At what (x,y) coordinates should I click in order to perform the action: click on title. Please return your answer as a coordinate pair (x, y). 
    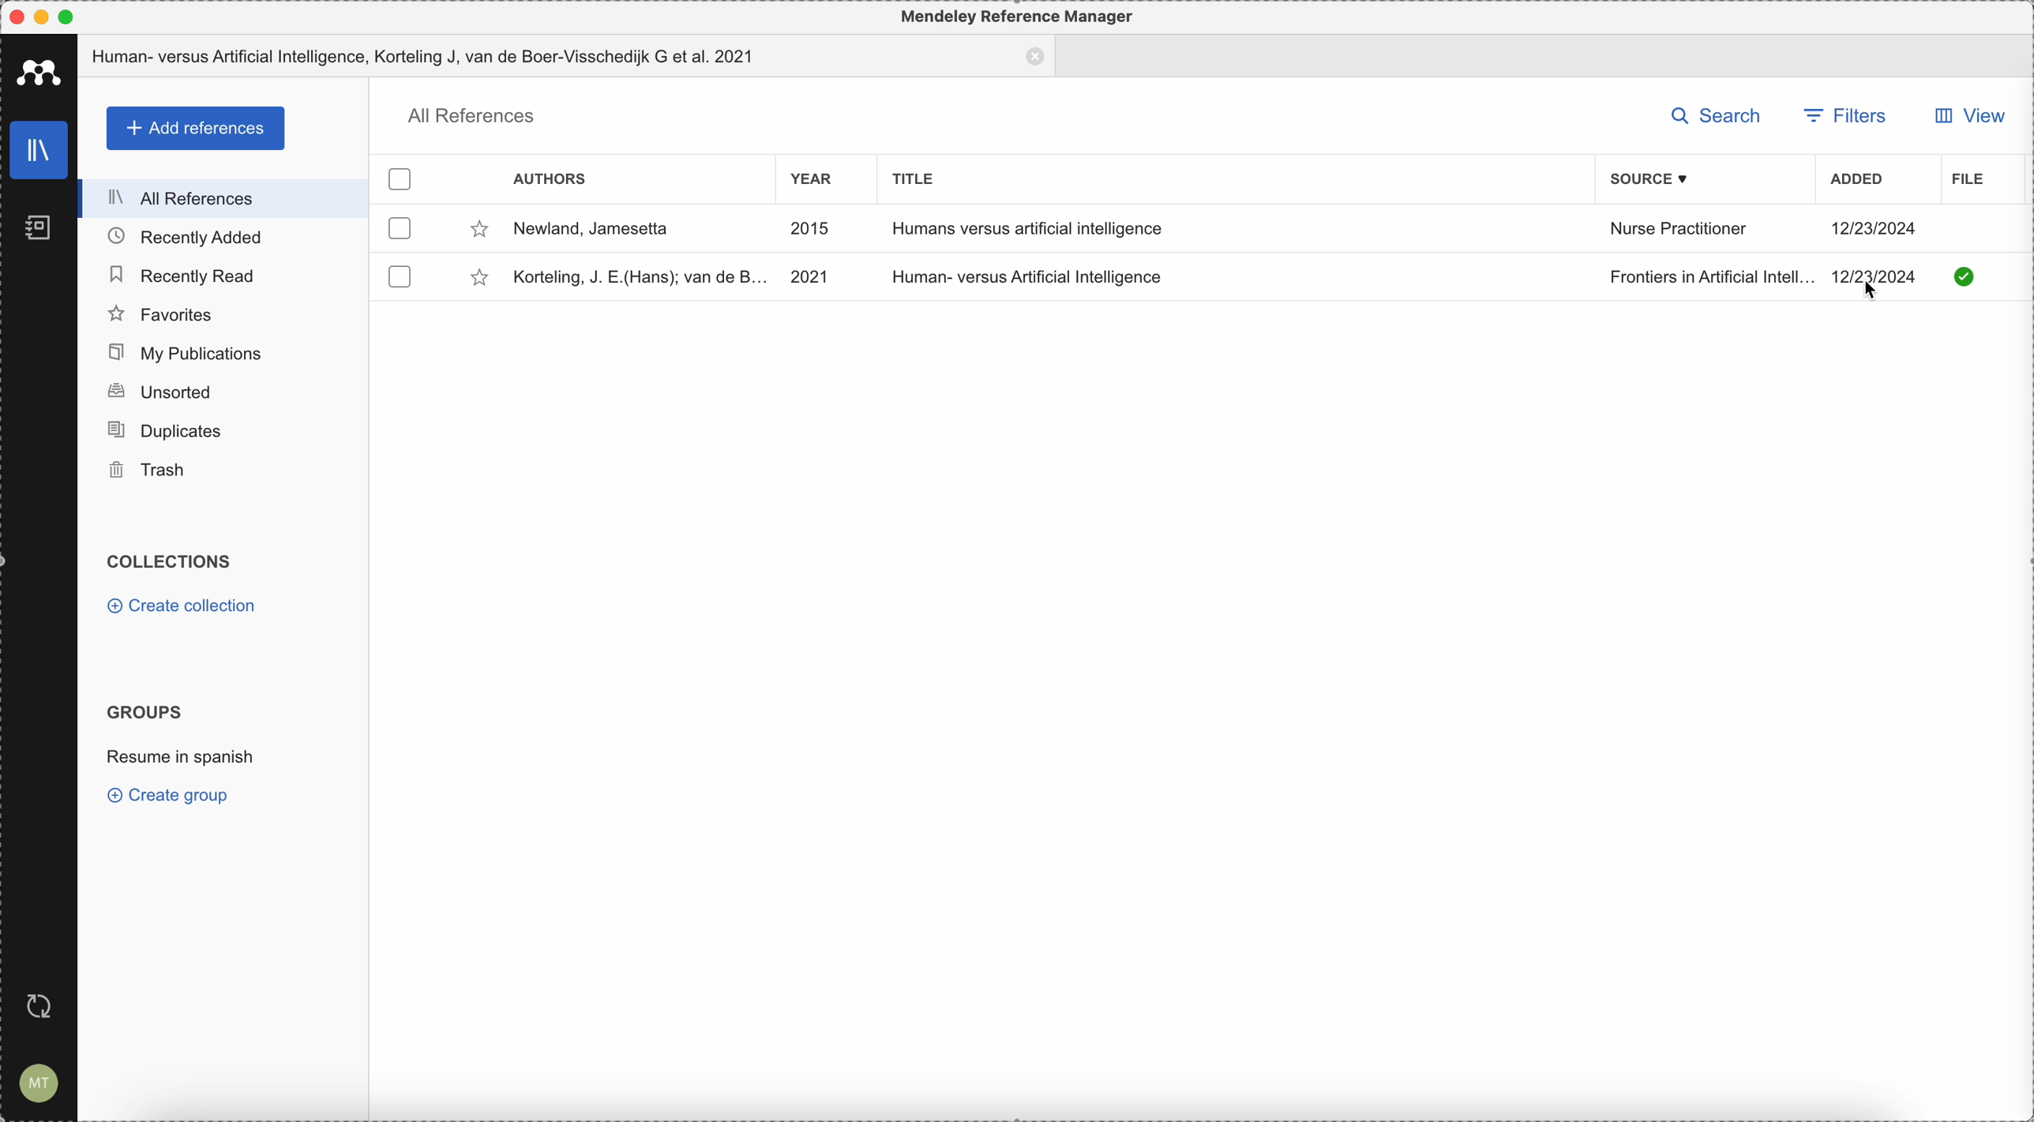
    Looking at the image, I should click on (921, 178).